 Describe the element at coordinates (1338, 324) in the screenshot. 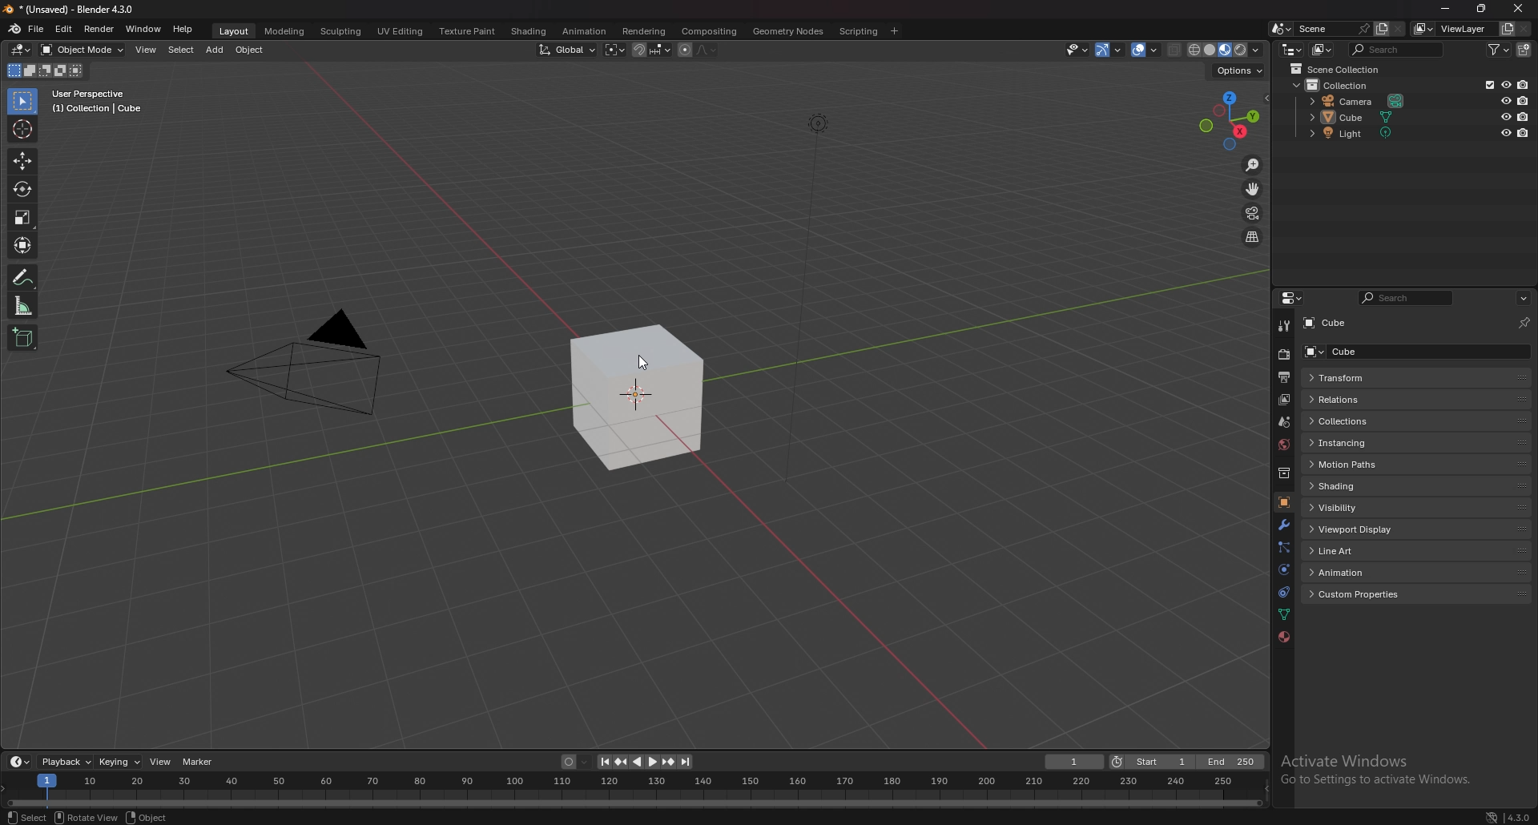

I see `cube` at that location.